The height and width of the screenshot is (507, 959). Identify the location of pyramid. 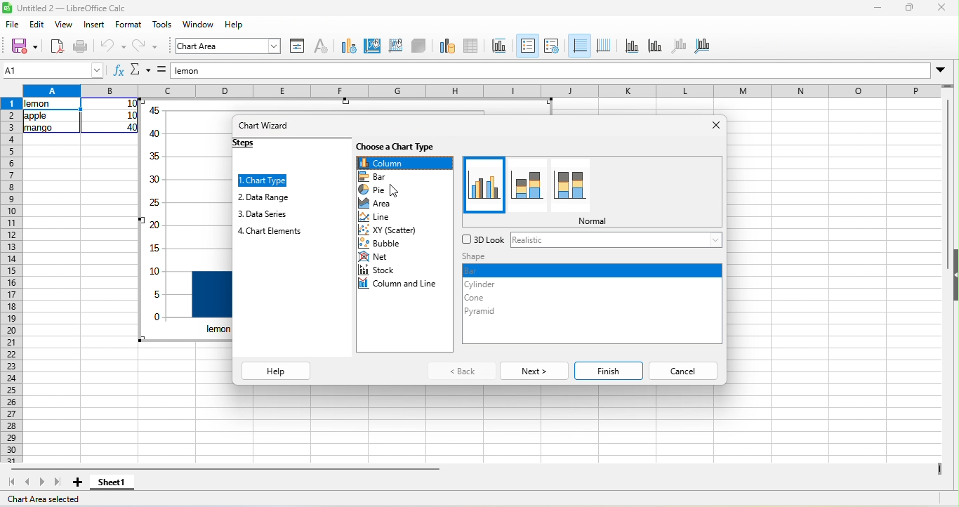
(484, 312).